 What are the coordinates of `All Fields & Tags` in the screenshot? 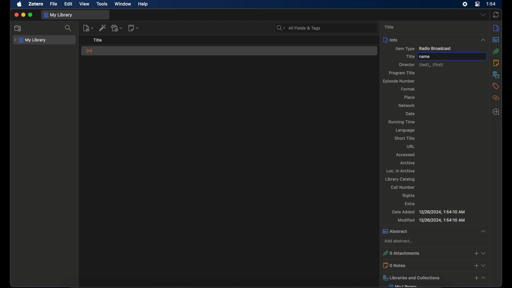 It's located at (325, 27).